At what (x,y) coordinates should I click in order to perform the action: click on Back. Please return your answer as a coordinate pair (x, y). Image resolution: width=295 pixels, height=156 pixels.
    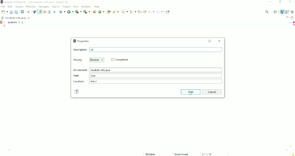
    Looking at the image, I should click on (151, 12).